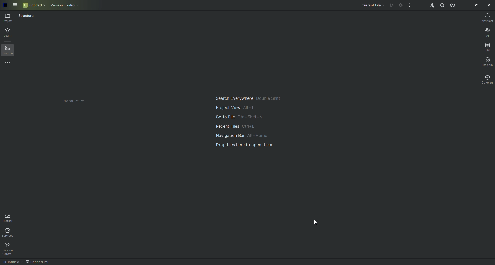  I want to click on Search Everywhere, so click(247, 97).